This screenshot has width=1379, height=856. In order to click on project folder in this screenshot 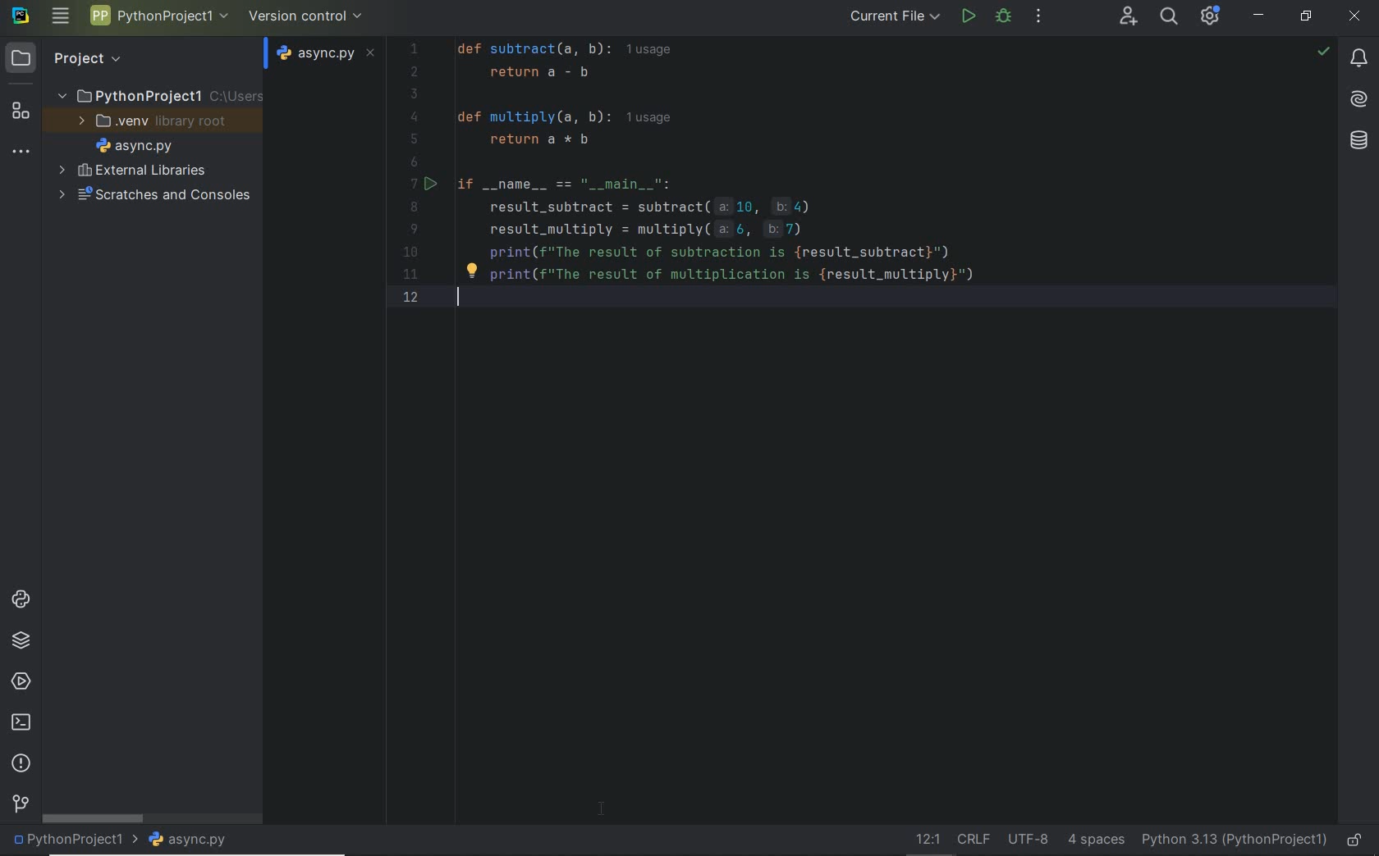, I will do `click(158, 96)`.